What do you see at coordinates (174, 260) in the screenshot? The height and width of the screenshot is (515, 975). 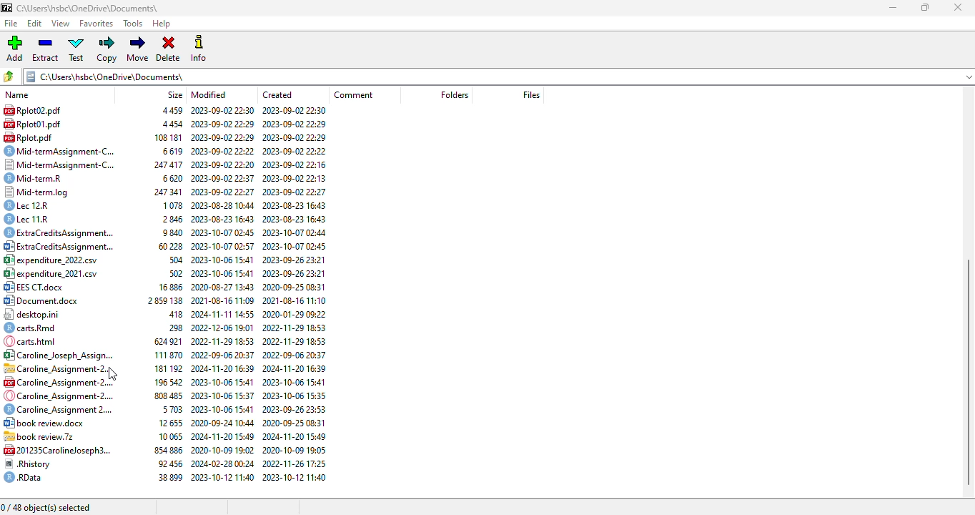 I see `504` at bounding box center [174, 260].